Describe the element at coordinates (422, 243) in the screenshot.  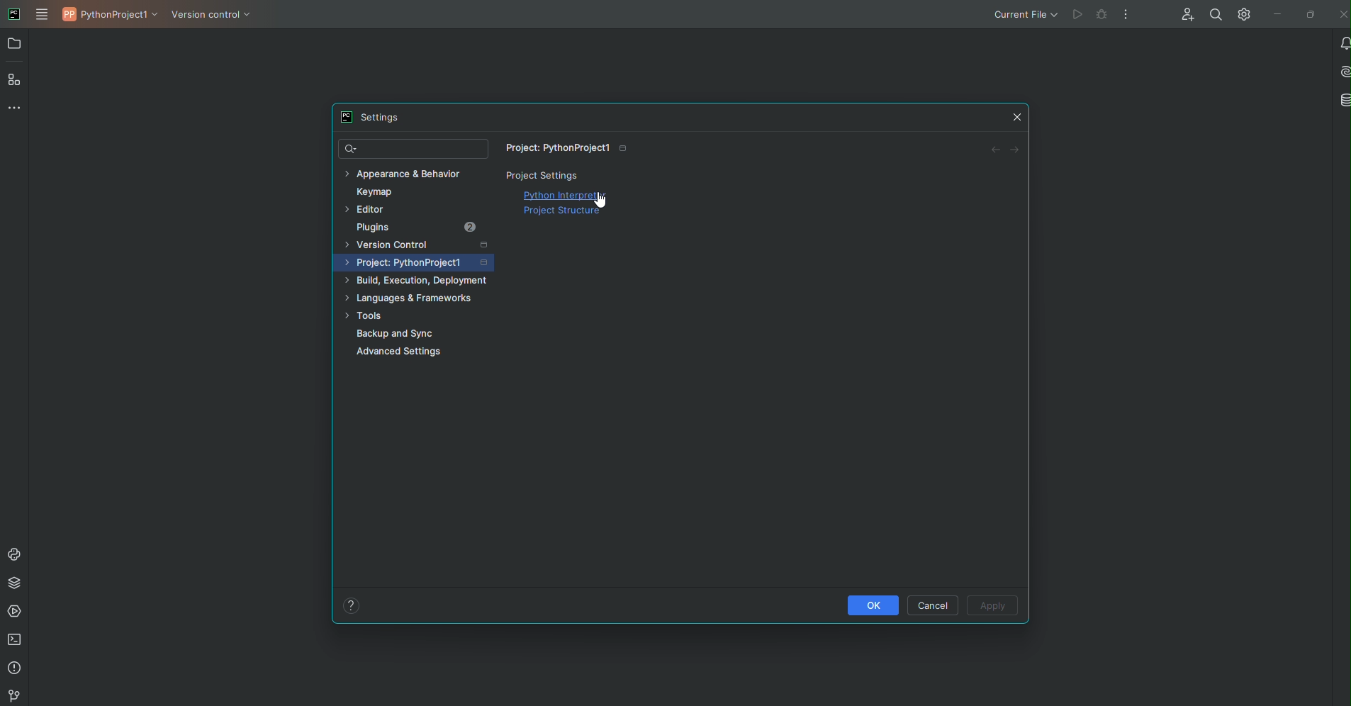
I see `Version Control` at that location.